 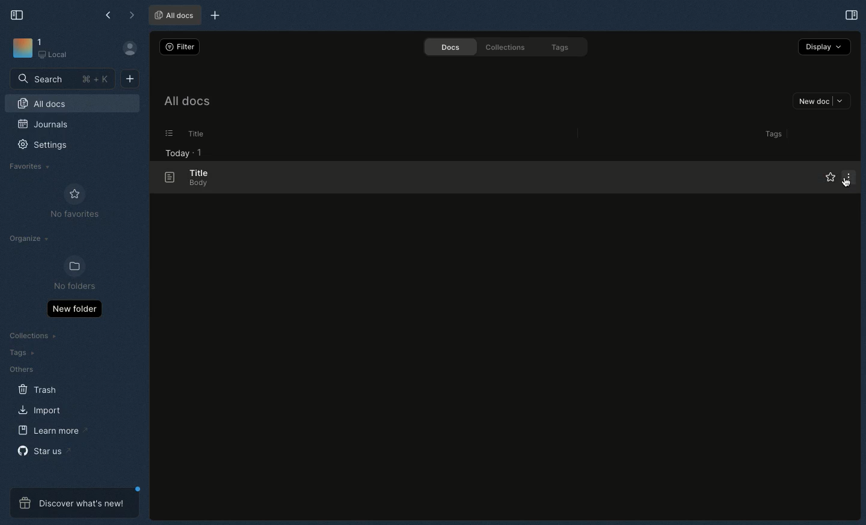 I want to click on Collapse sidebar, so click(x=17, y=14).